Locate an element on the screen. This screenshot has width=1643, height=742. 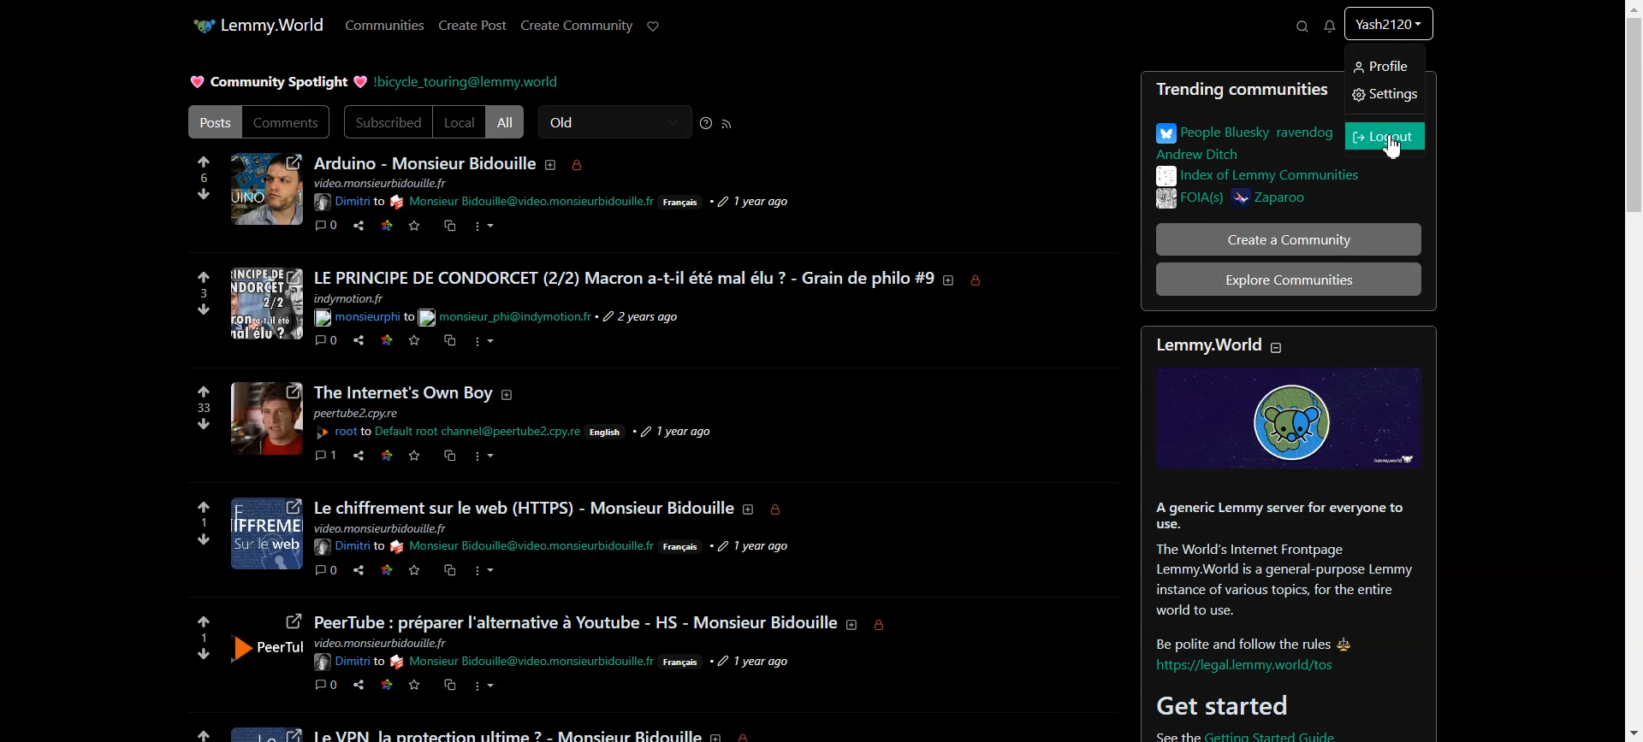
Posts is located at coordinates (212, 121).